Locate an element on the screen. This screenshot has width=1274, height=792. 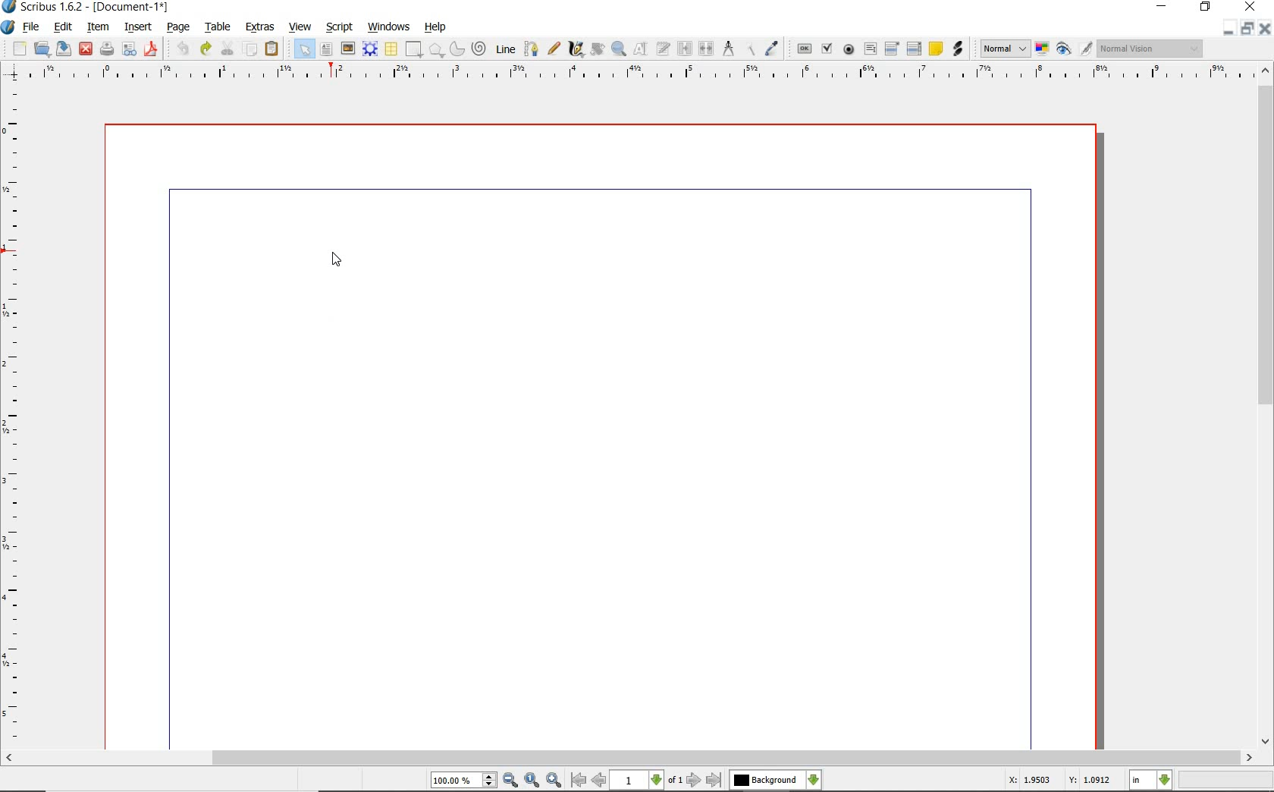
file is located at coordinates (32, 28).